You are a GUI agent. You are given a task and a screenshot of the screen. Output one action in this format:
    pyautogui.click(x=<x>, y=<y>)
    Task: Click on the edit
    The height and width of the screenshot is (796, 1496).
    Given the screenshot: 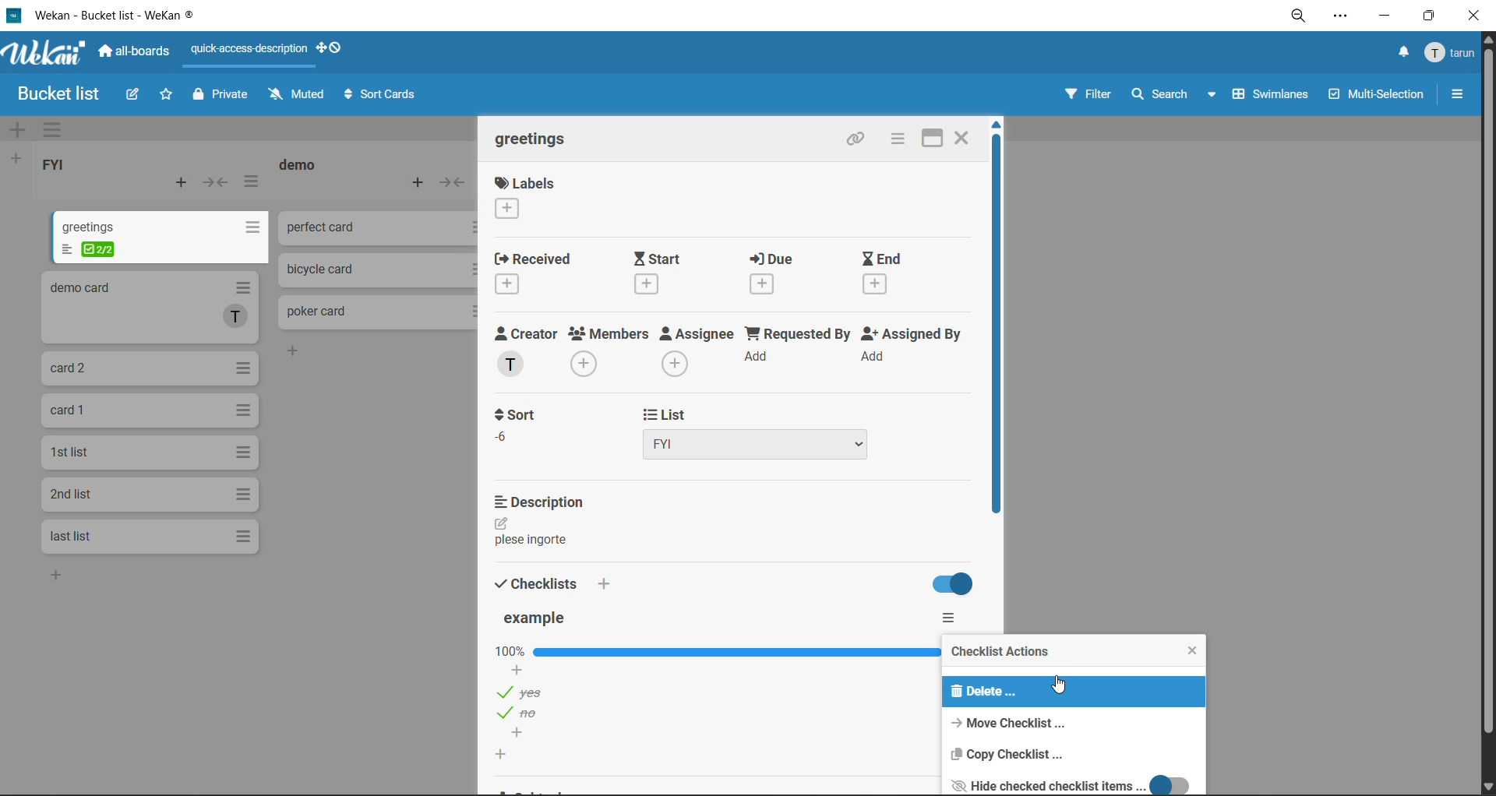 What is the action you would take?
    pyautogui.click(x=133, y=97)
    